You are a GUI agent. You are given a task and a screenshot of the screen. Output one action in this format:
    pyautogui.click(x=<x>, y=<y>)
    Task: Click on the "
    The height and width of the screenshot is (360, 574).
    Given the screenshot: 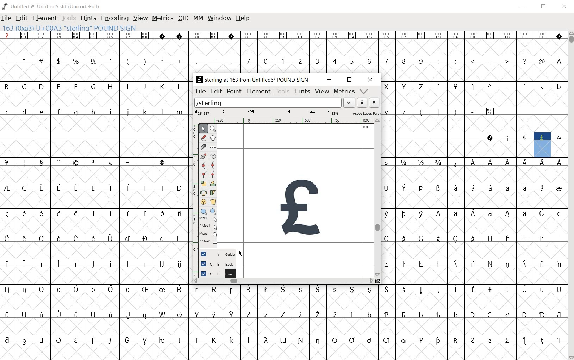 What is the action you would take?
    pyautogui.click(x=25, y=61)
    